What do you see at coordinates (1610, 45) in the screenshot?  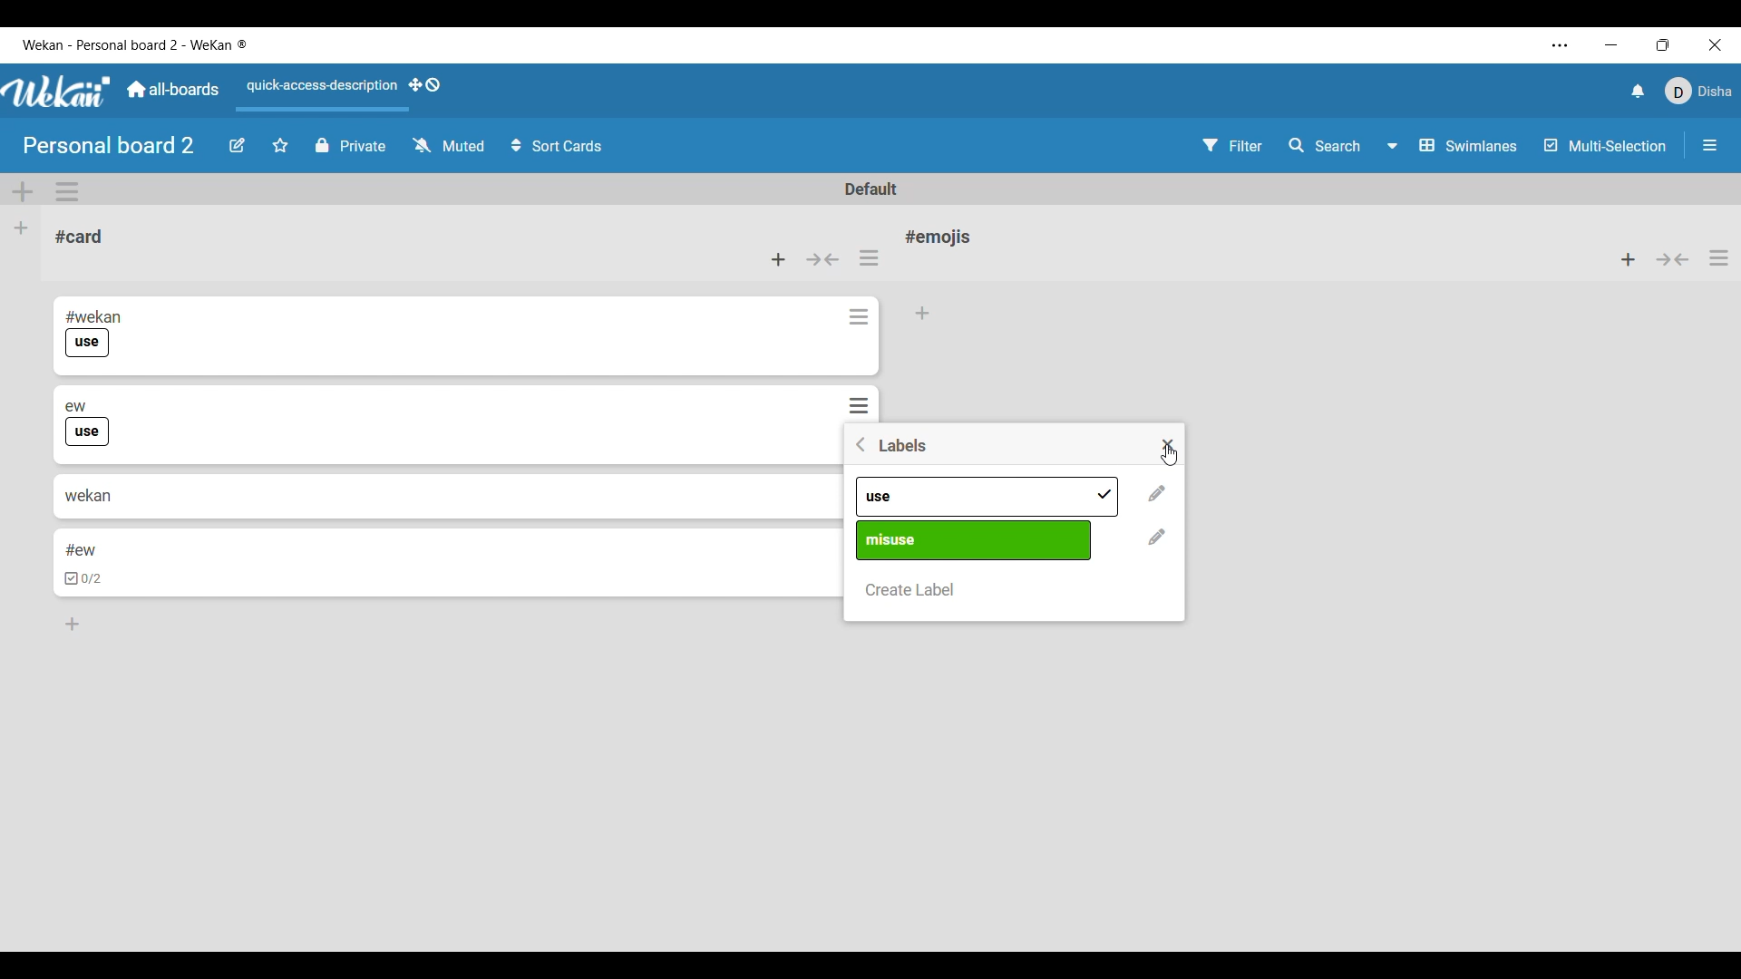 I see `Minimize` at bounding box center [1610, 45].